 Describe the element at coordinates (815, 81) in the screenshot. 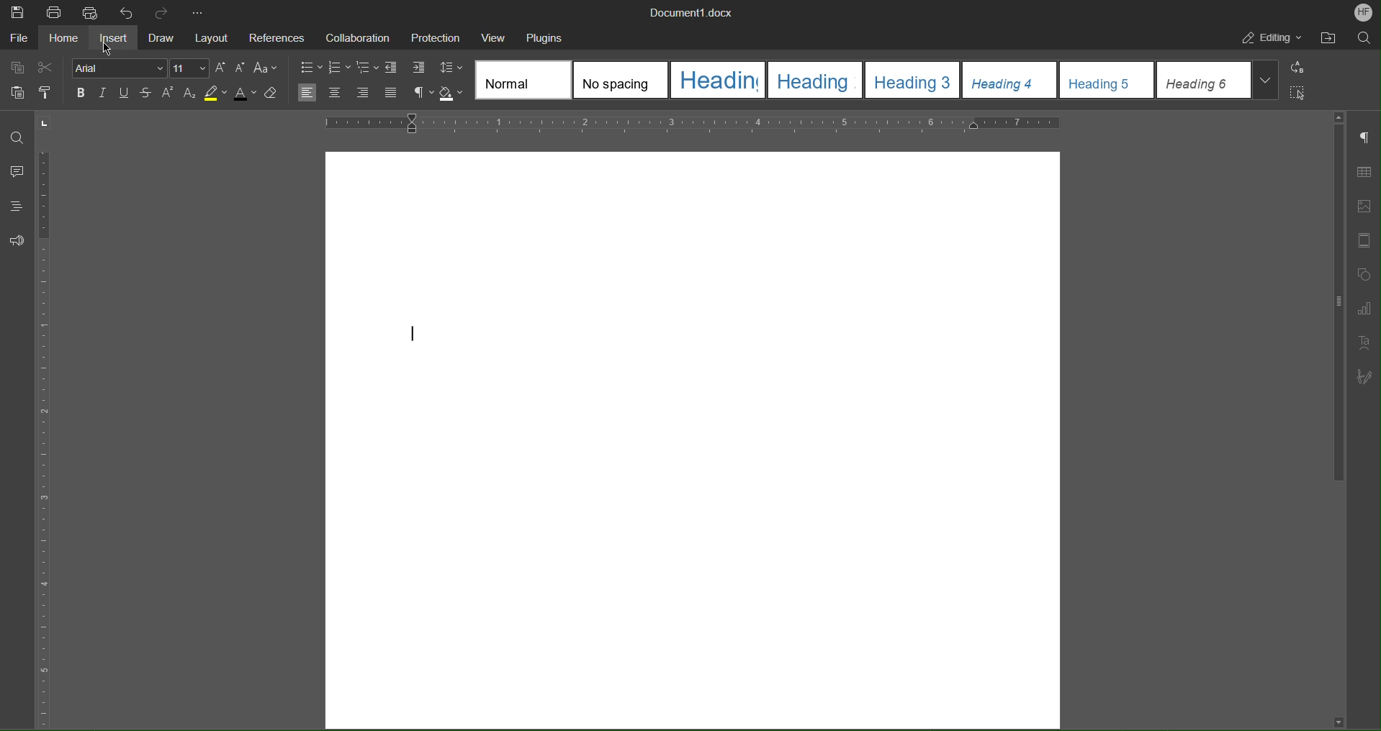

I see `Heading 2` at that location.